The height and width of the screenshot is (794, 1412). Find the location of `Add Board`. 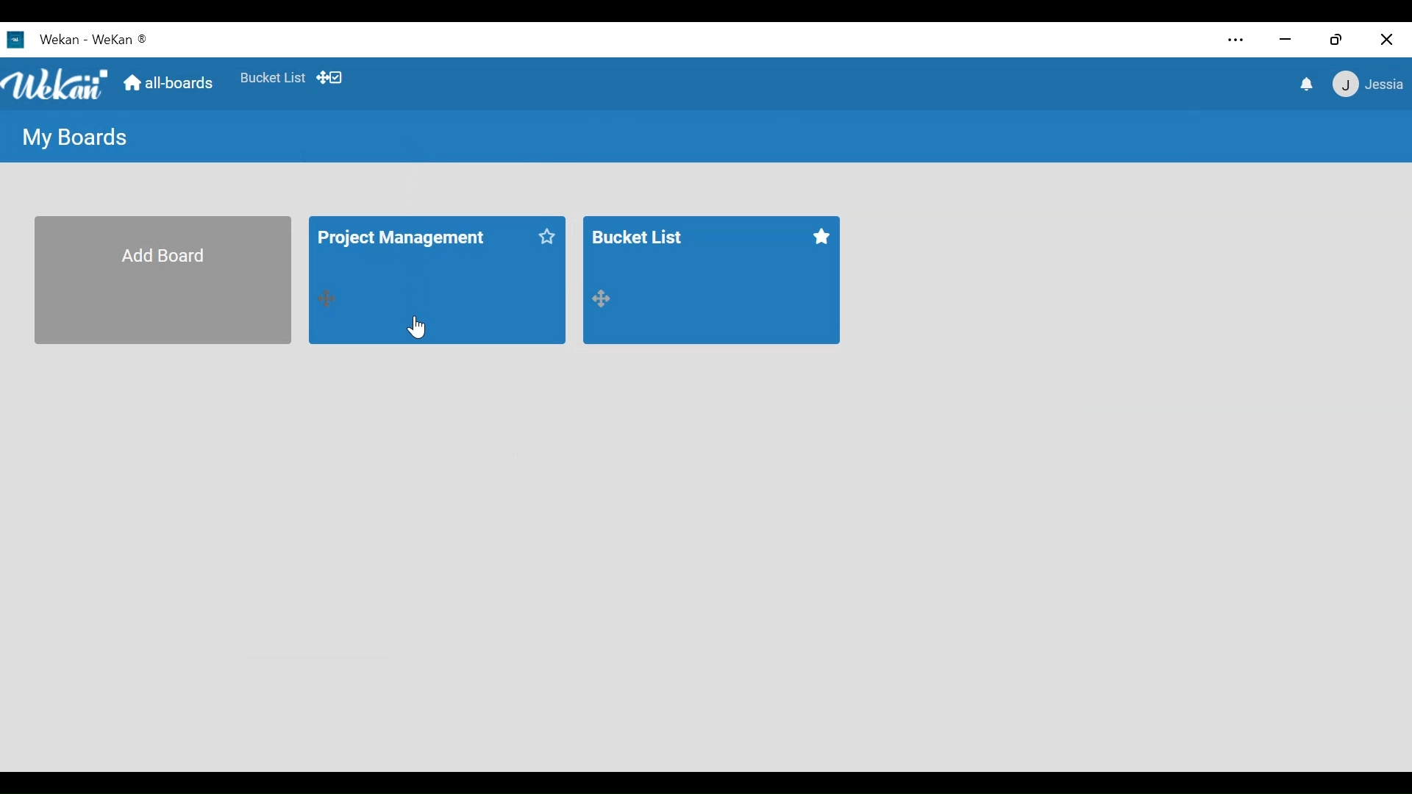

Add Board is located at coordinates (162, 279).